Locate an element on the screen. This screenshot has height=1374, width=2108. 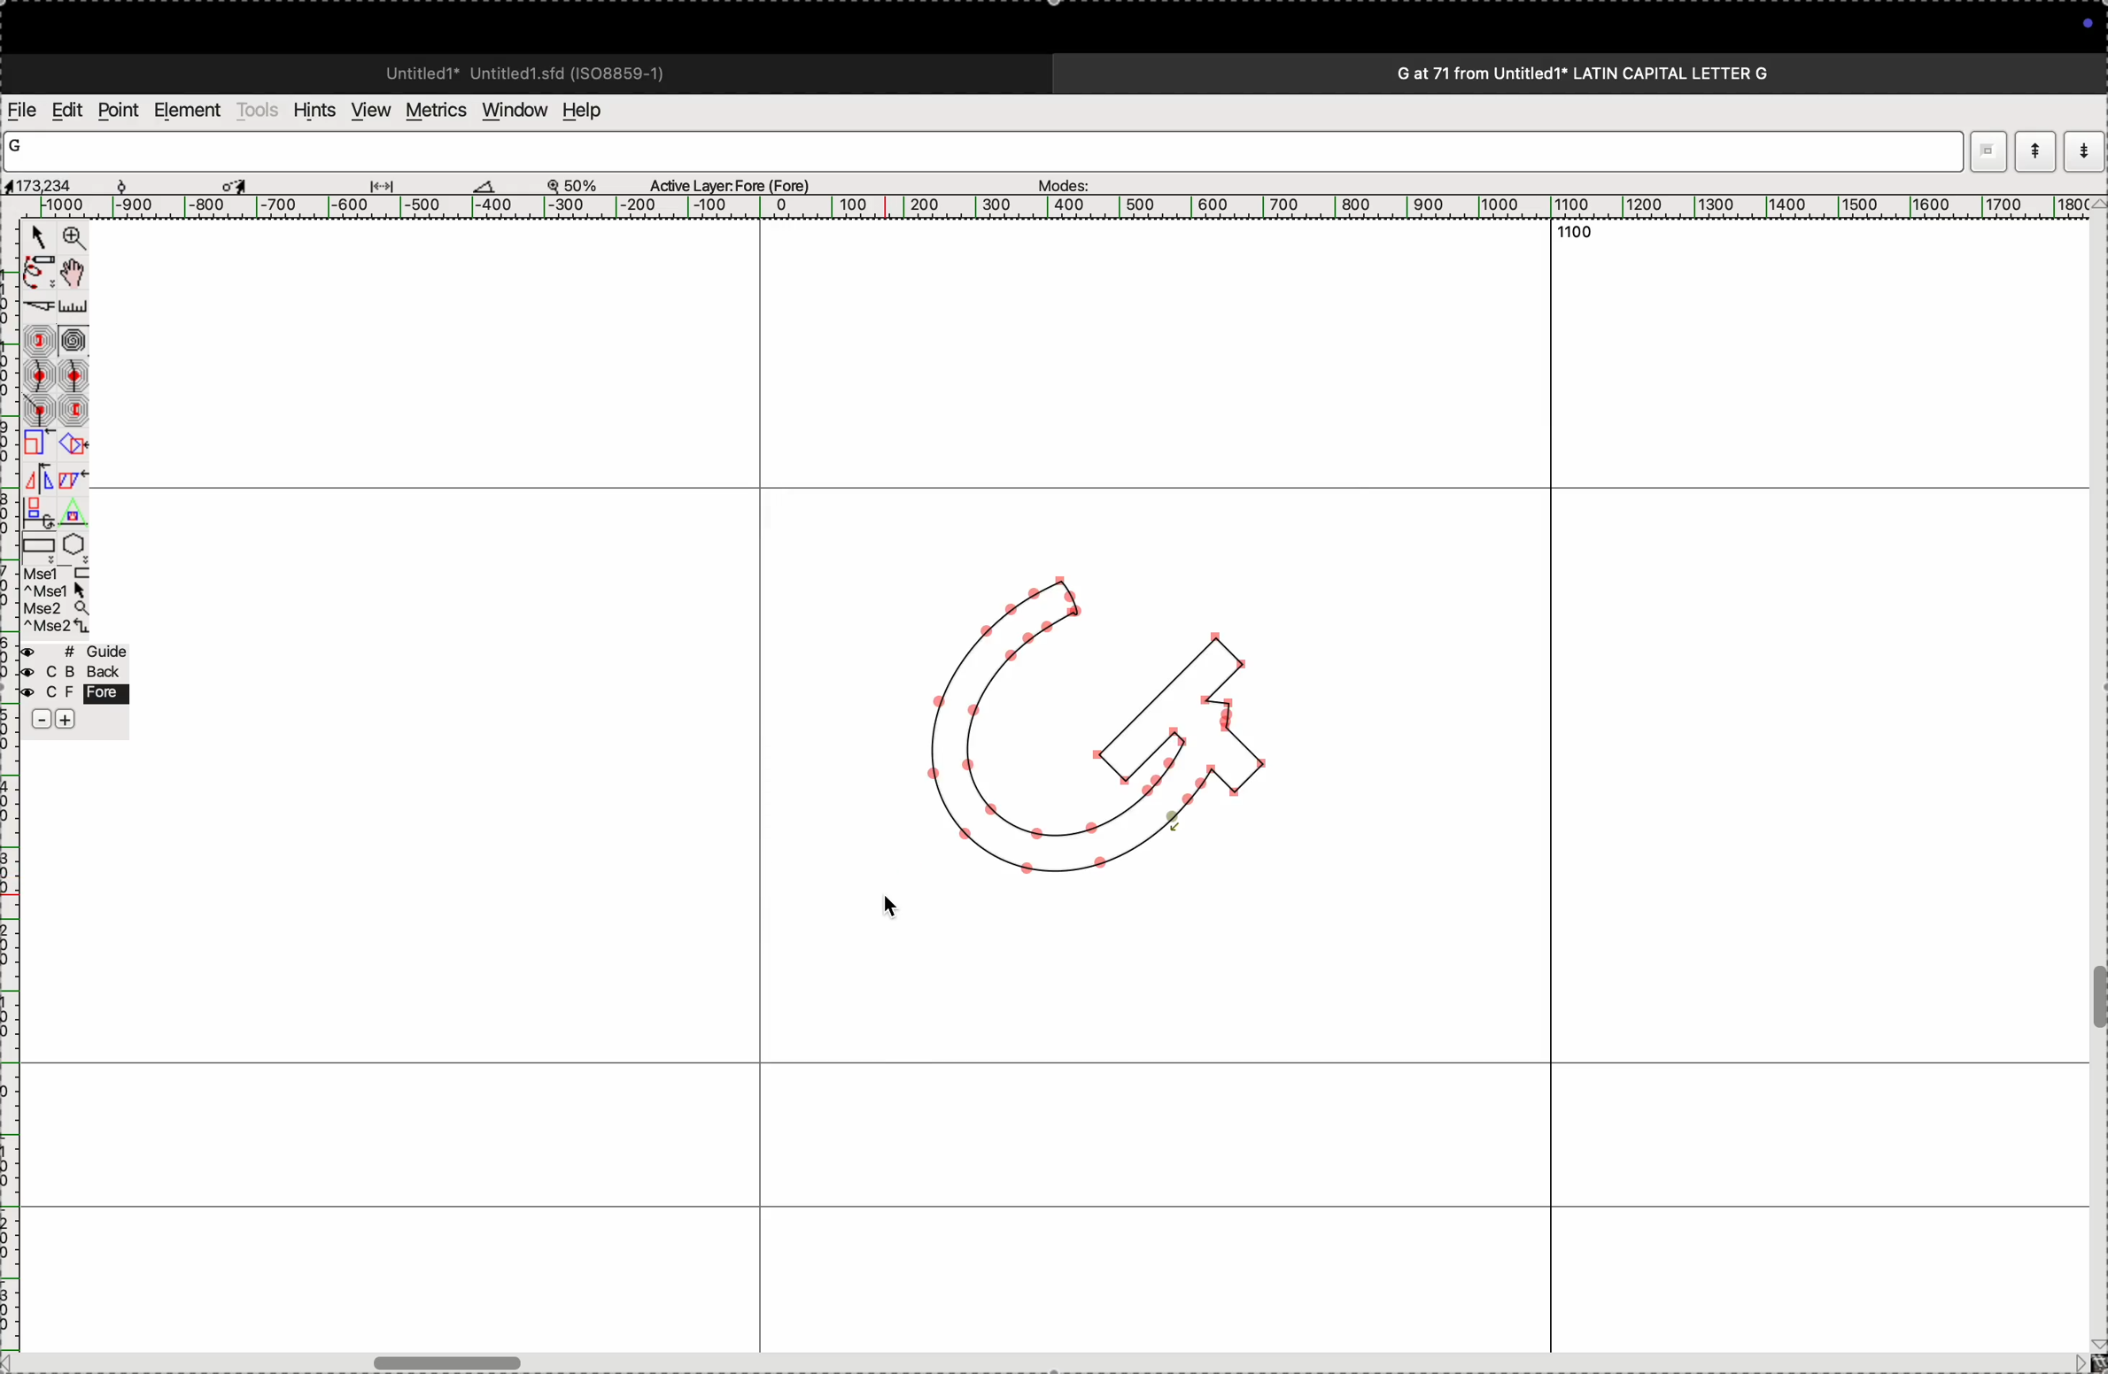
tools is located at coordinates (260, 114).